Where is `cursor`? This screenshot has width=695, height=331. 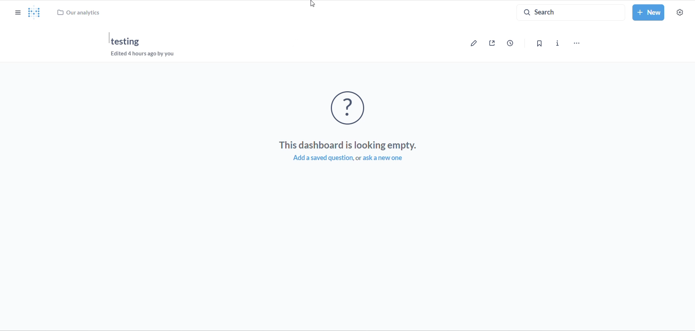
cursor is located at coordinates (311, 4).